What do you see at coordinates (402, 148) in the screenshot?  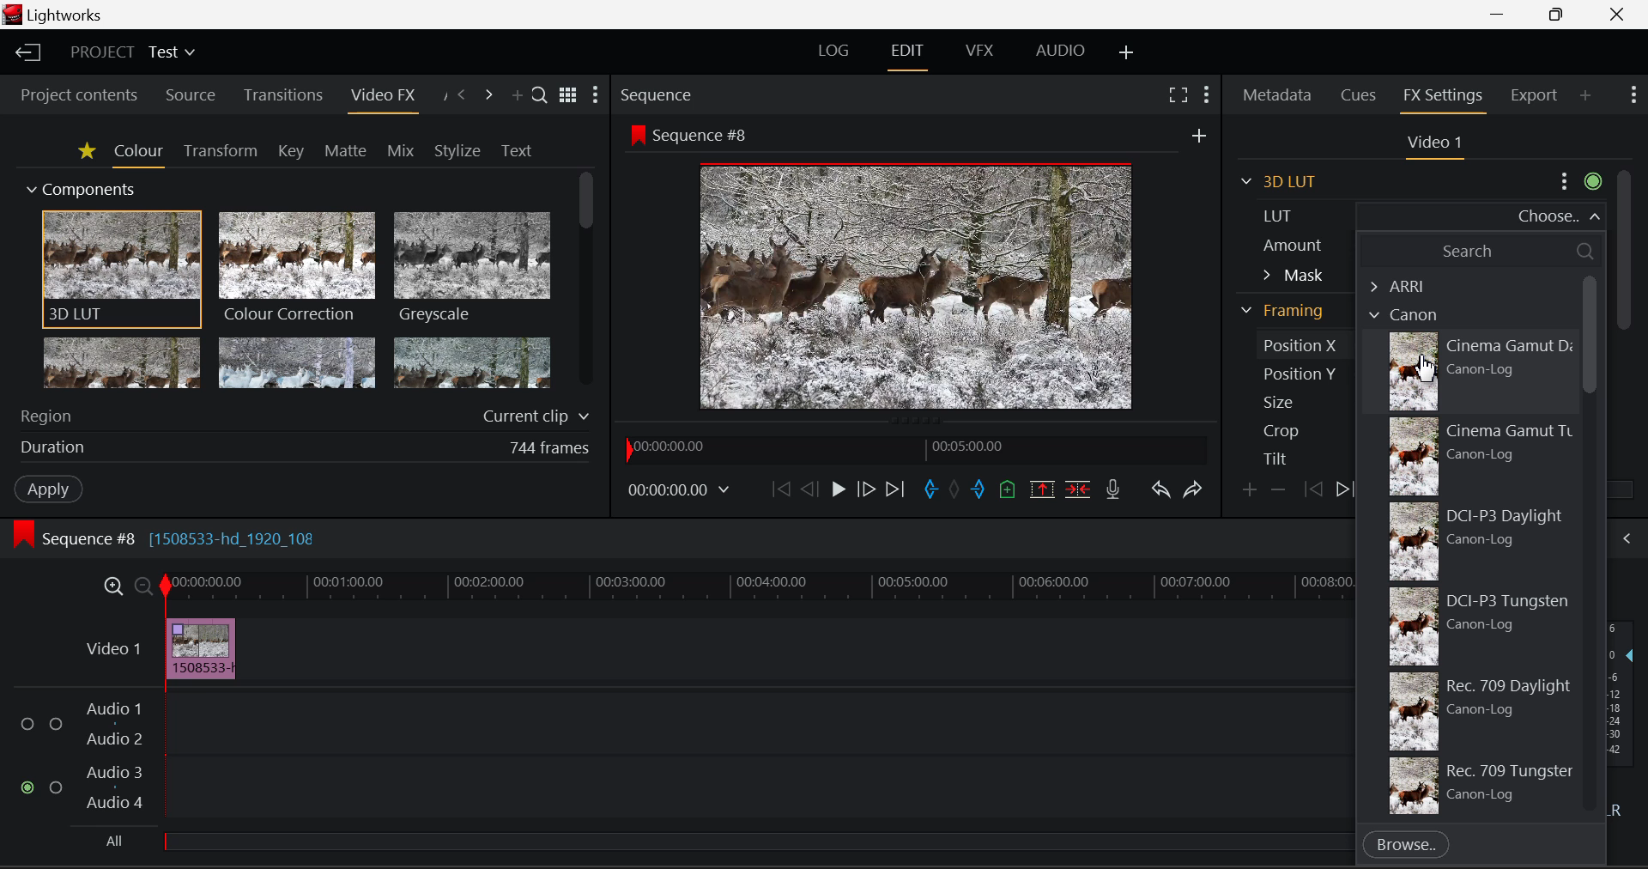 I see `Mix` at bounding box center [402, 148].